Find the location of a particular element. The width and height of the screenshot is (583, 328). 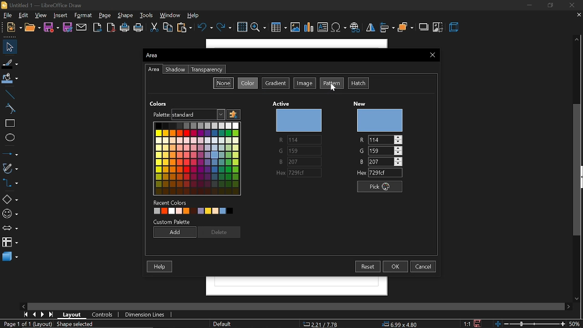

insert hyperlink is located at coordinates (355, 26).